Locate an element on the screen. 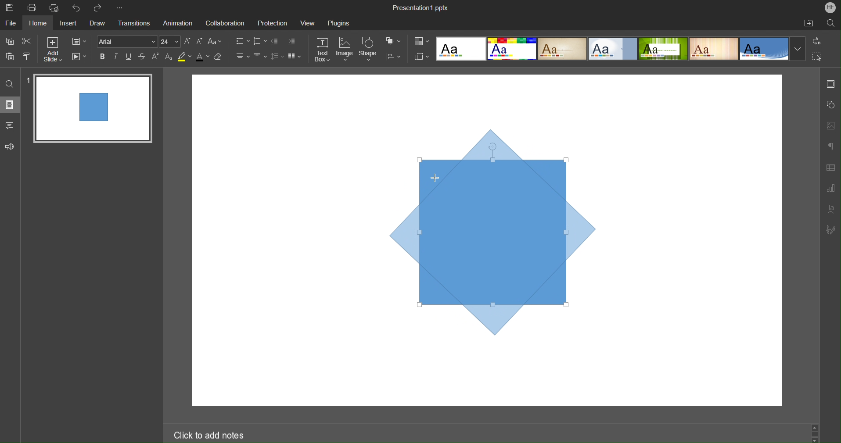 The image size is (841, 443). Insert is located at coordinates (67, 23).